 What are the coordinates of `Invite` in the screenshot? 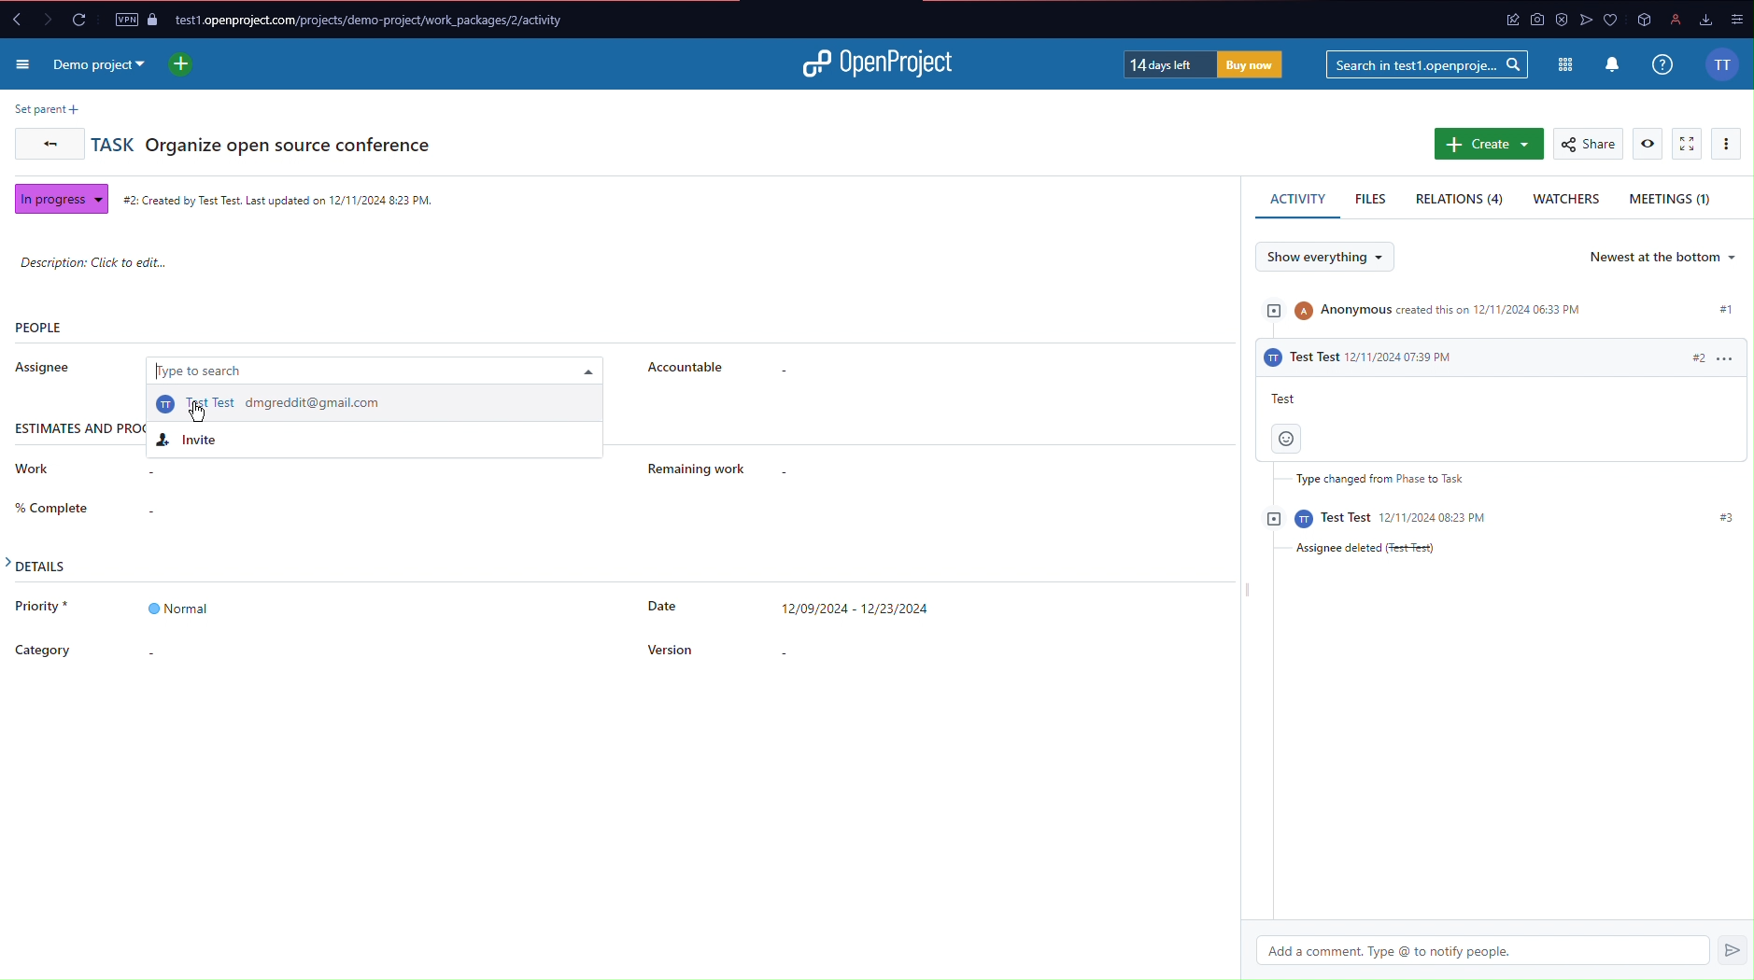 It's located at (209, 442).